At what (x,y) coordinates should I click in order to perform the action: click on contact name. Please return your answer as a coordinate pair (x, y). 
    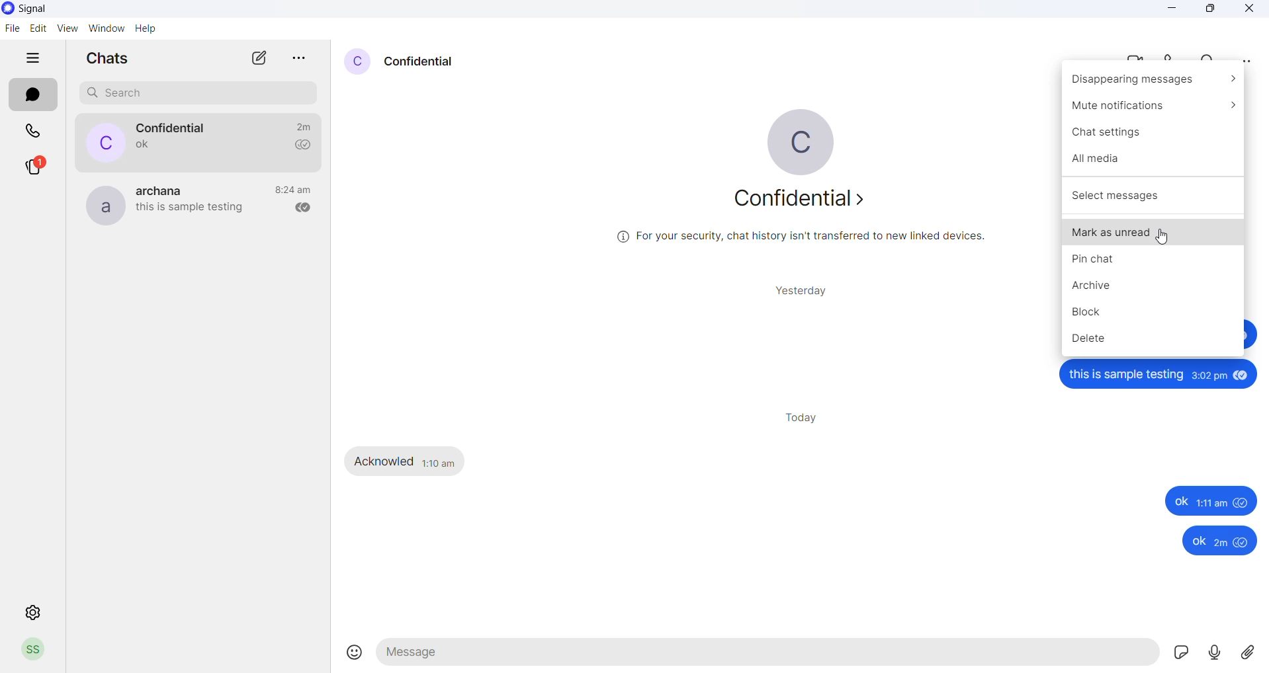
    Looking at the image, I should click on (422, 60).